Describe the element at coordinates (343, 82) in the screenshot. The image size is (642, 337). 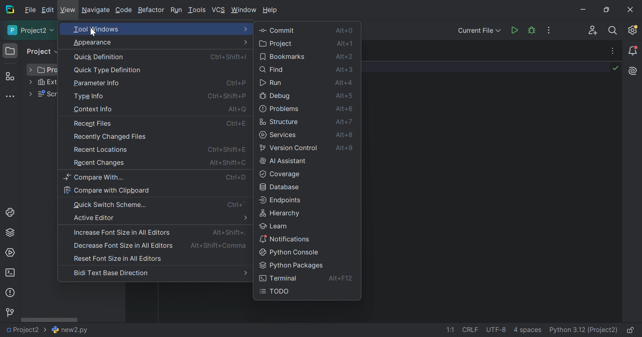
I see `Alt+4` at that location.